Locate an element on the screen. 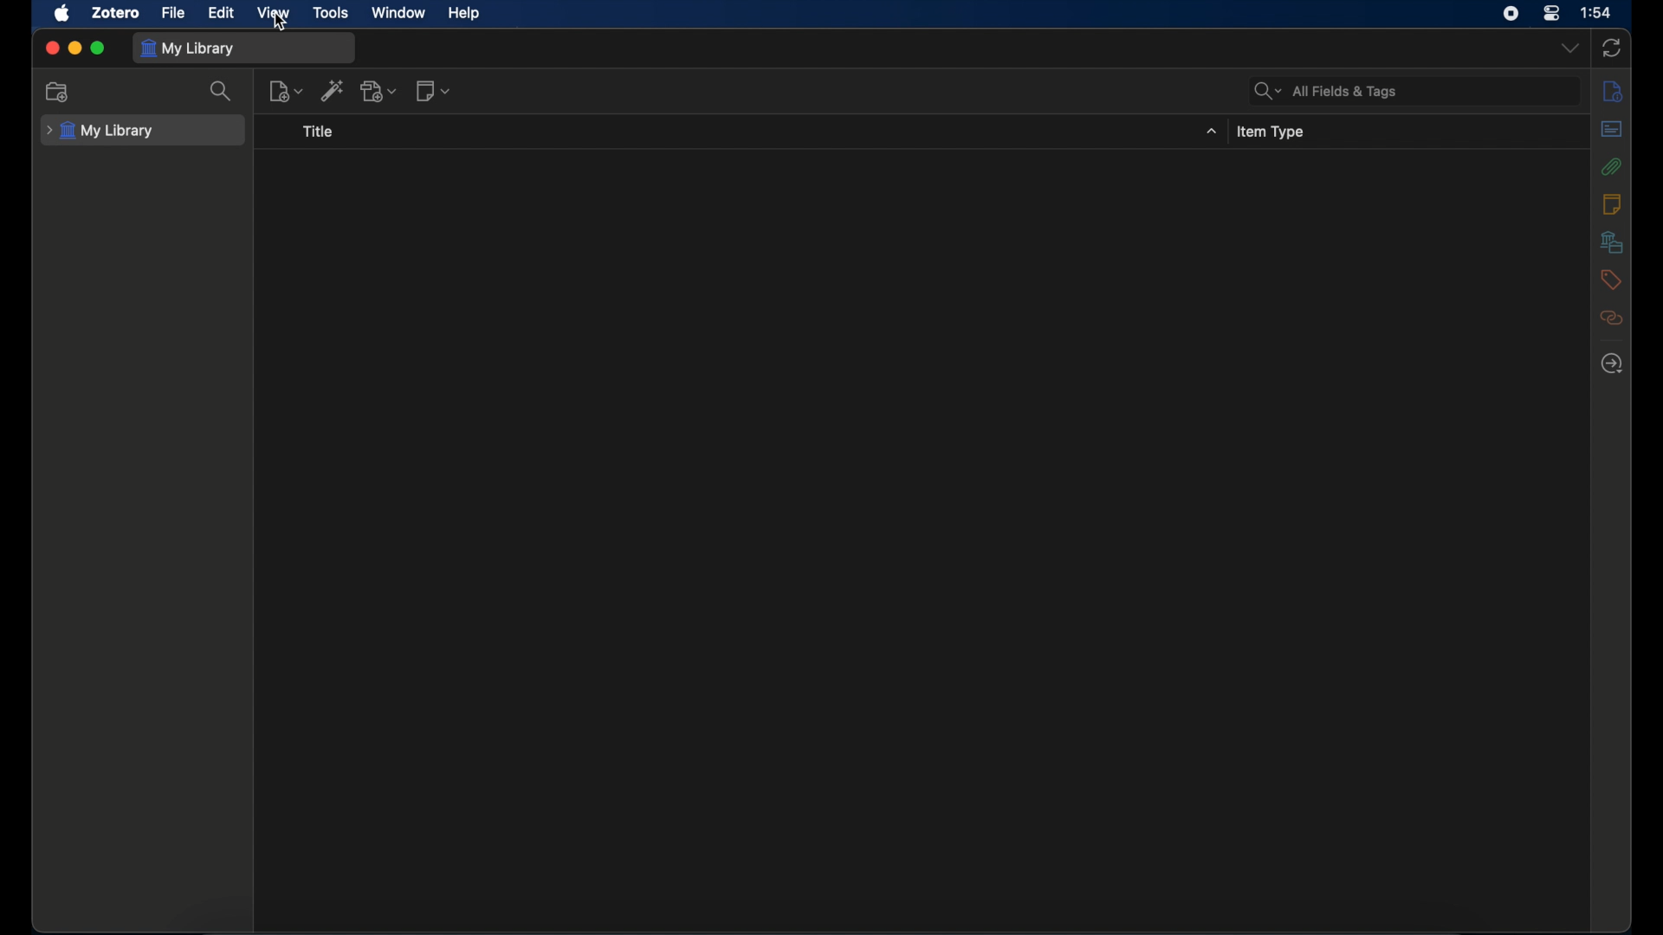  item type is located at coordinates (1273, 132).